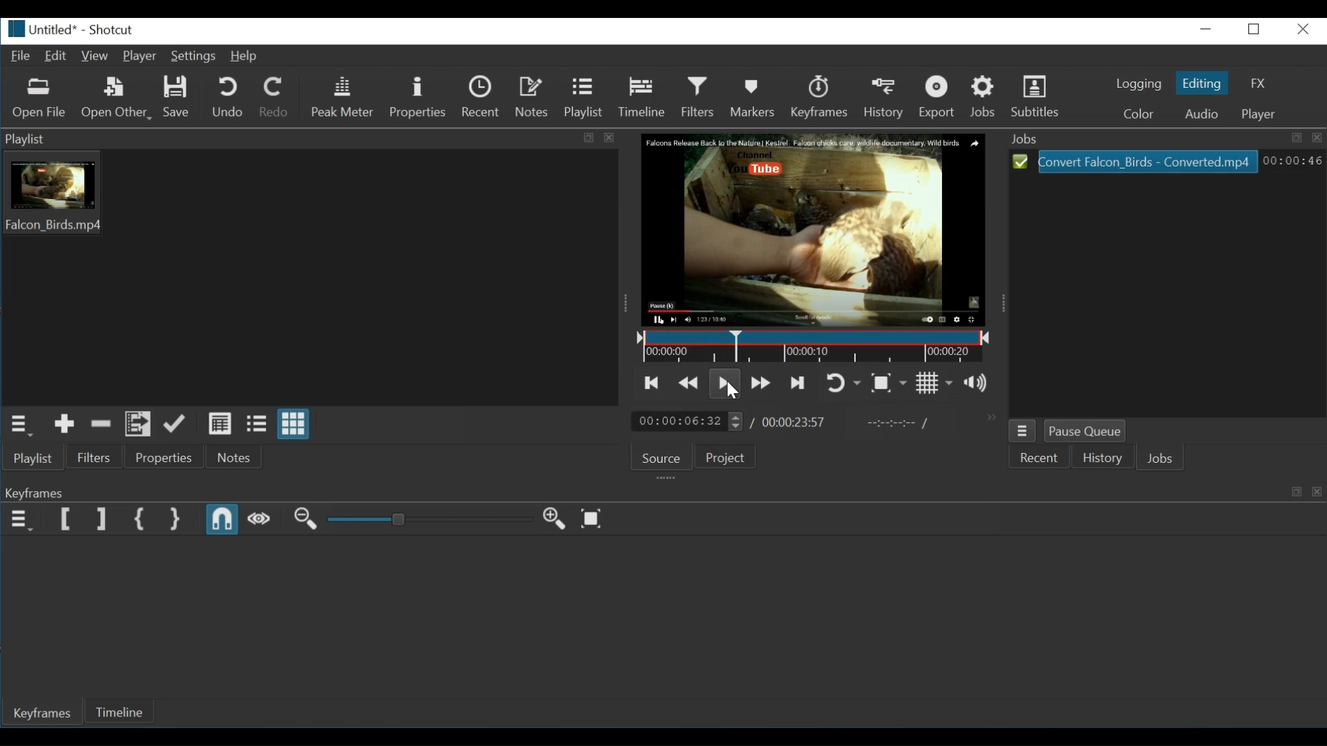  What do you see at coordinates (140, 55) in the screenshot?
I see `Player` at bounding box center [140, 55].